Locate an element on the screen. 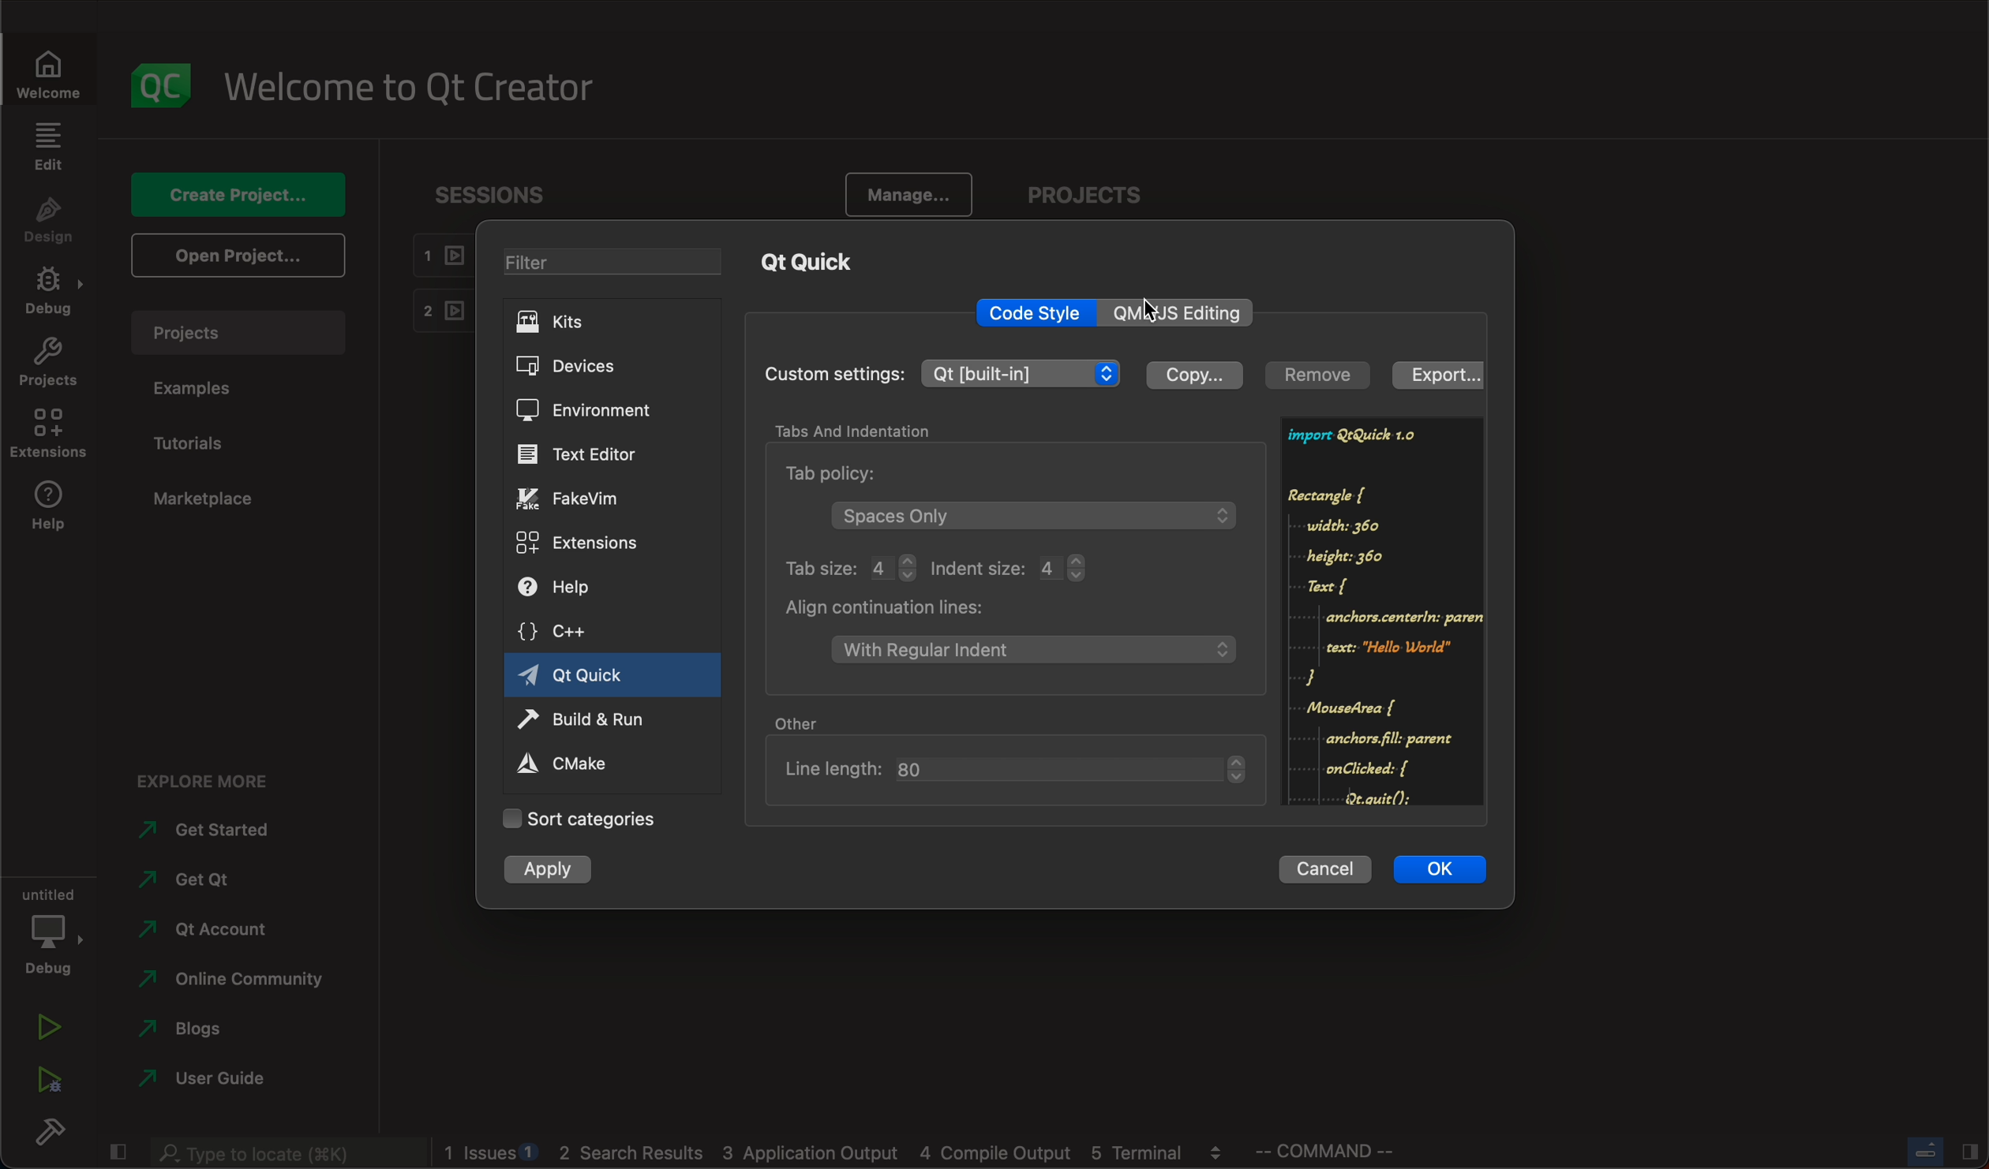  editing is located at coordinates (1178, 313).